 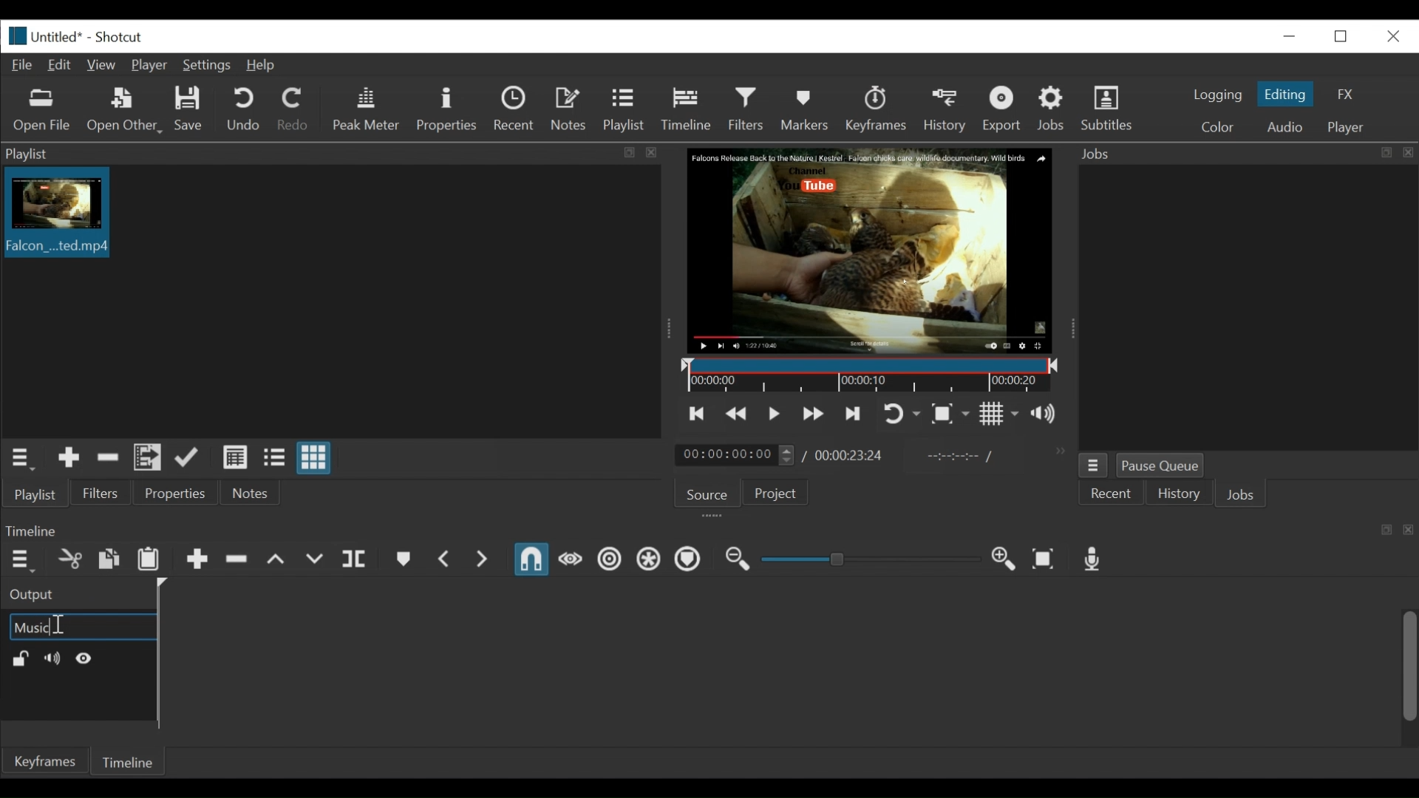 I want to click on Clip thumbnail, so click(x=328, y=301).